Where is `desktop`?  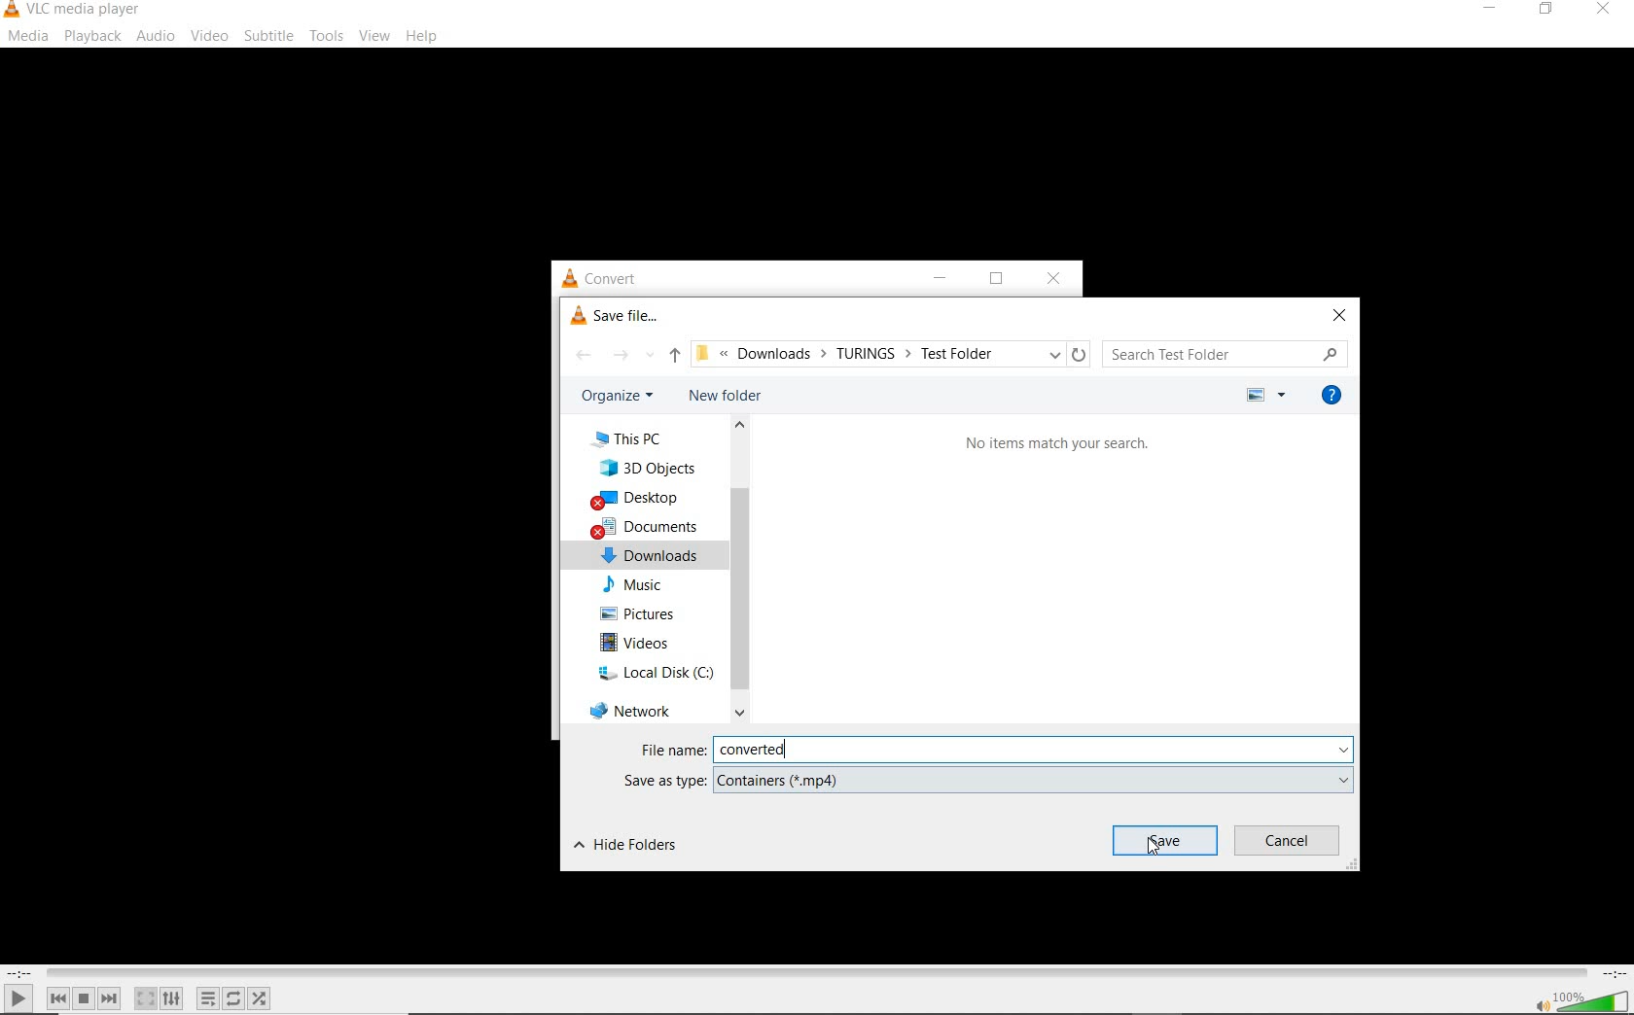 desktop is located at coordinates (638, 500).